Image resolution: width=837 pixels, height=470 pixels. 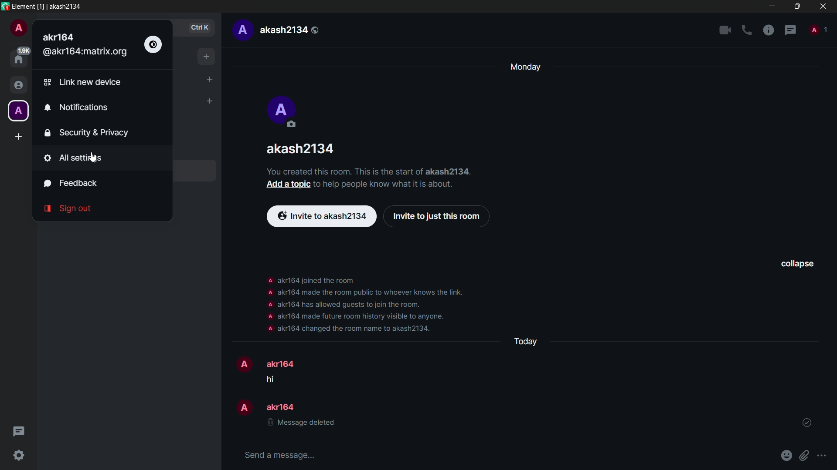 What do you see at coordinates (823, 6) in the screenshot?
I see `close` at bounding box center [823, 6].